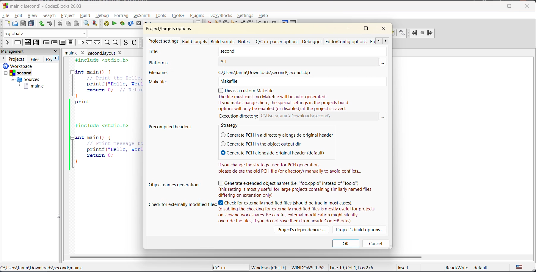 This screenshot has height=272, width=536. What do you see at coordinates (16, 59) in the screenshot?
I see `projects` at bounding box center [16, 59].